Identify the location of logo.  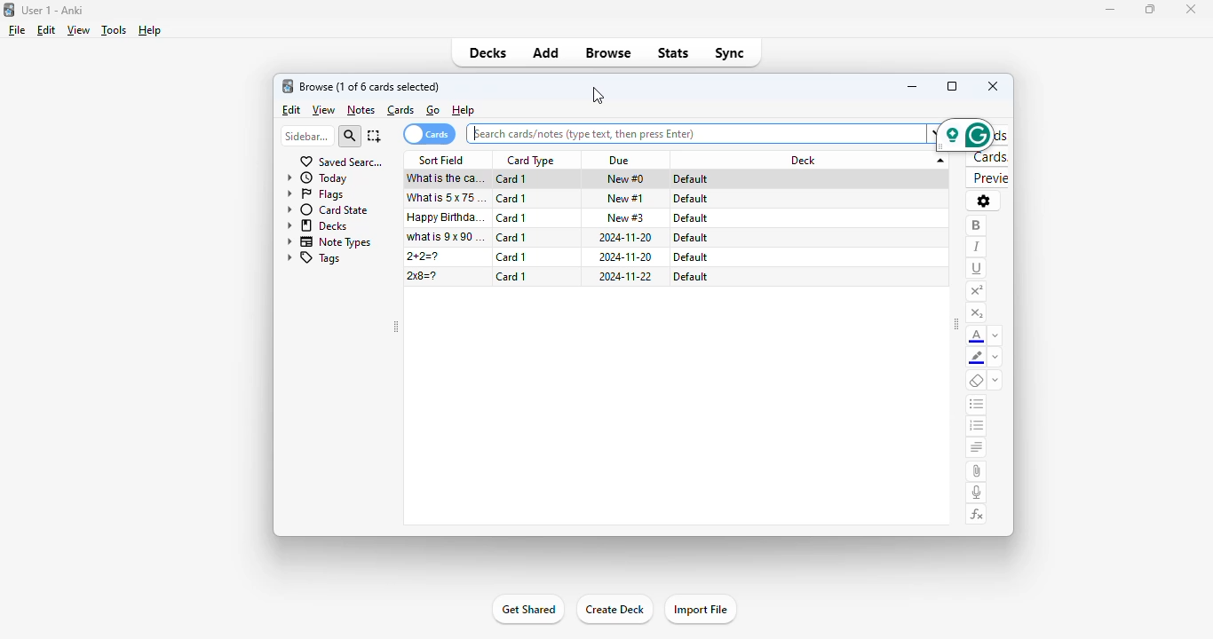
(287, 85).